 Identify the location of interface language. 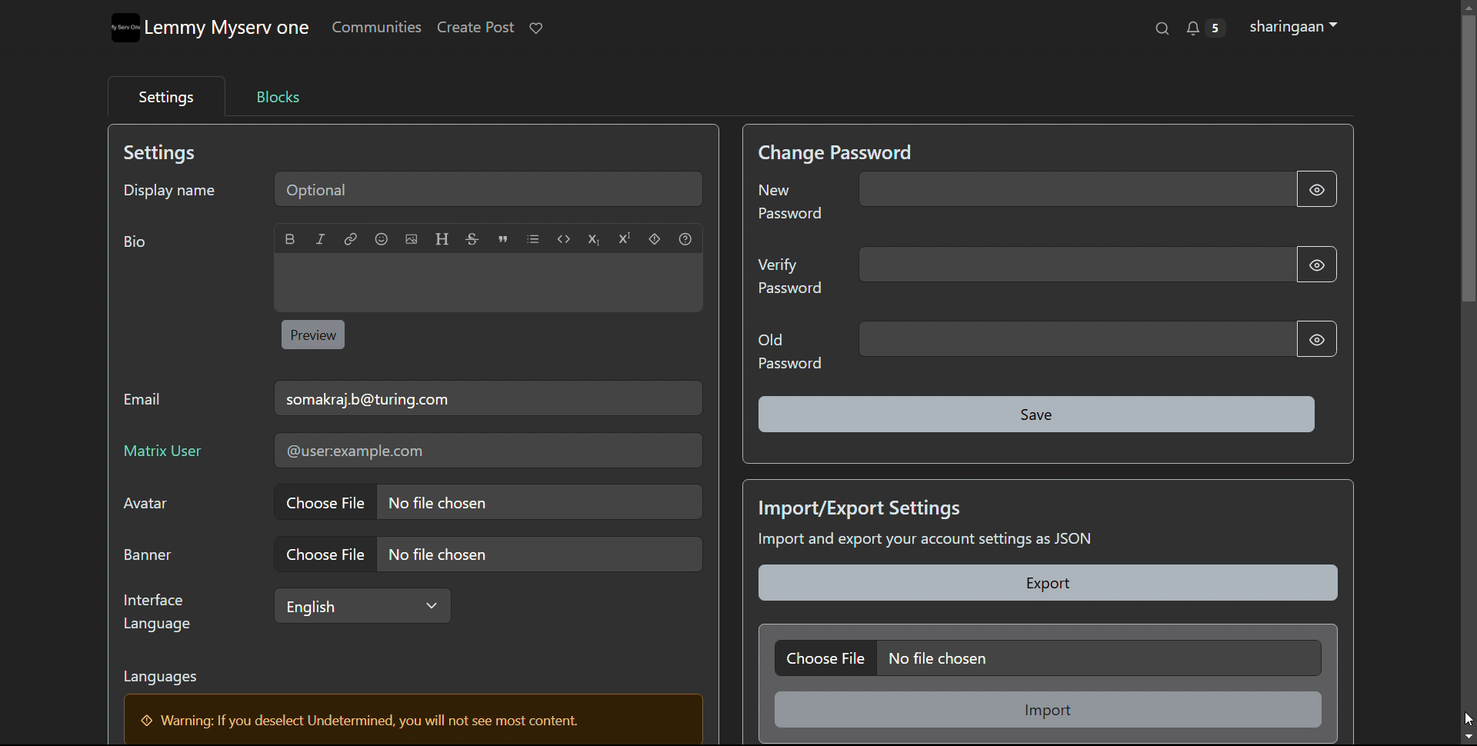
(362, 605).